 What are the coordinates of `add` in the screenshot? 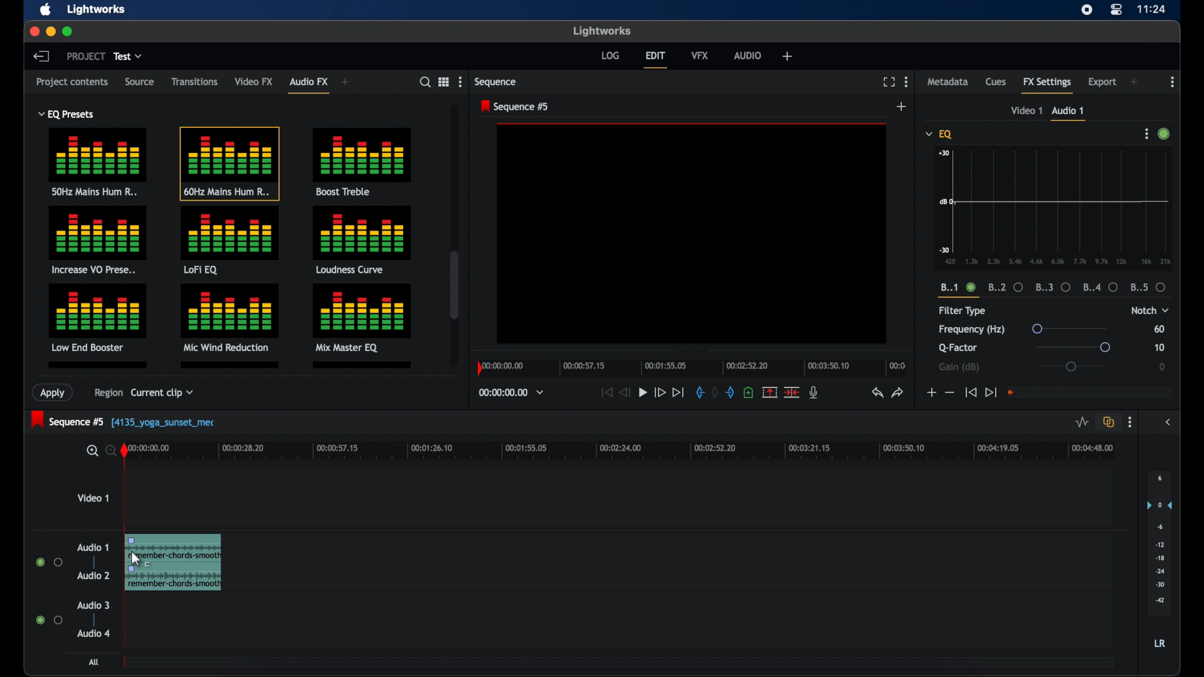 It's located at (788, 56).